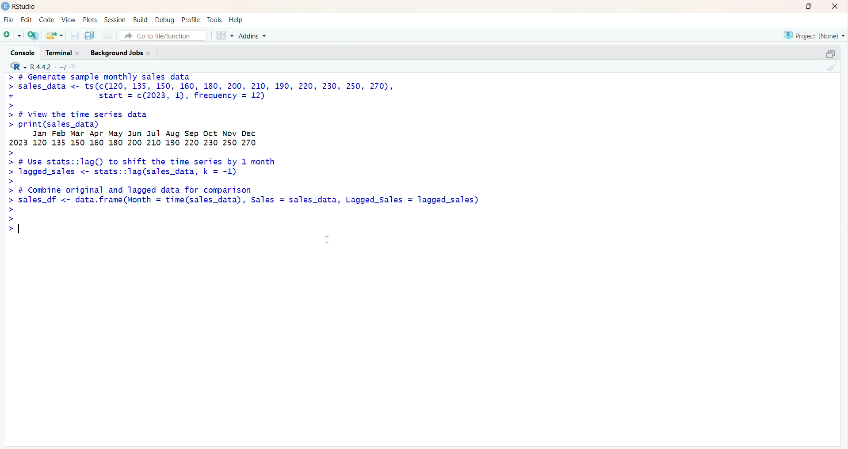 The width and height of the screenshot is (848, 449). Describe the element at coordinates (19, 229) in the screenshot. I see `text cursor` at that location.